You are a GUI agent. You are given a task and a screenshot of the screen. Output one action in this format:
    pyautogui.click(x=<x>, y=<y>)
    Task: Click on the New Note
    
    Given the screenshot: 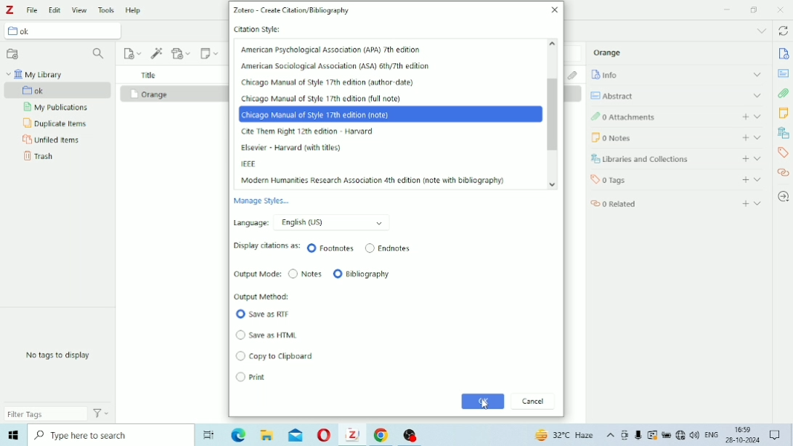 What is the action you would take?
    pyautogui.click(x=210, y=53)
    